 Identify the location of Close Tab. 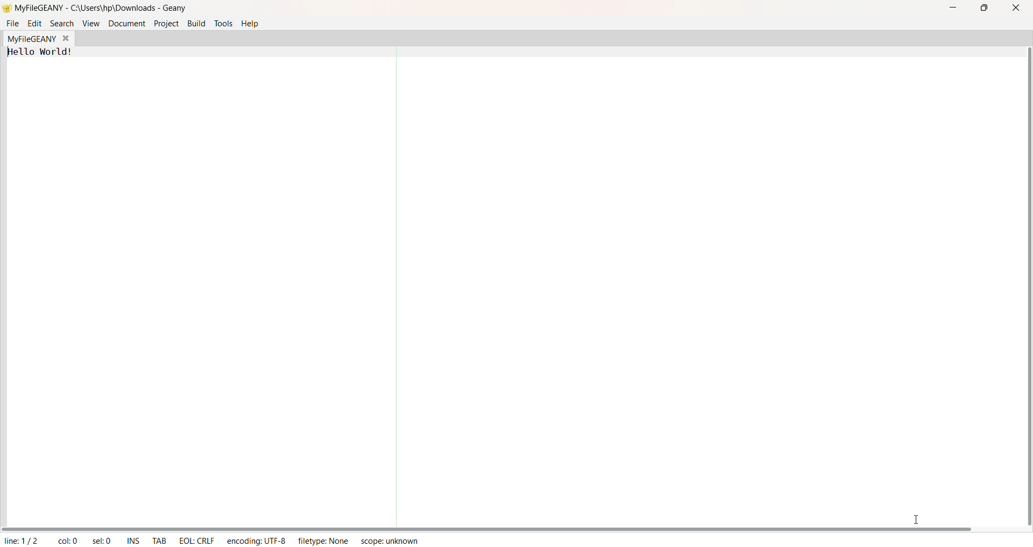
(68, 38).